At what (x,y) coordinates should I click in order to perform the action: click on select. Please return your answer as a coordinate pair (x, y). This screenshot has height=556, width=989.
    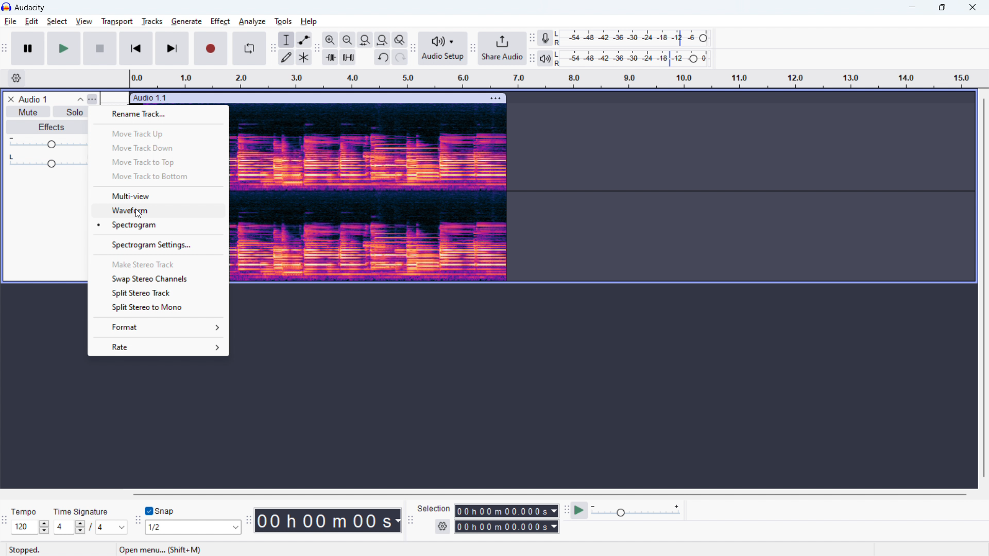
    Looking at the image, I should click on (57, 22).